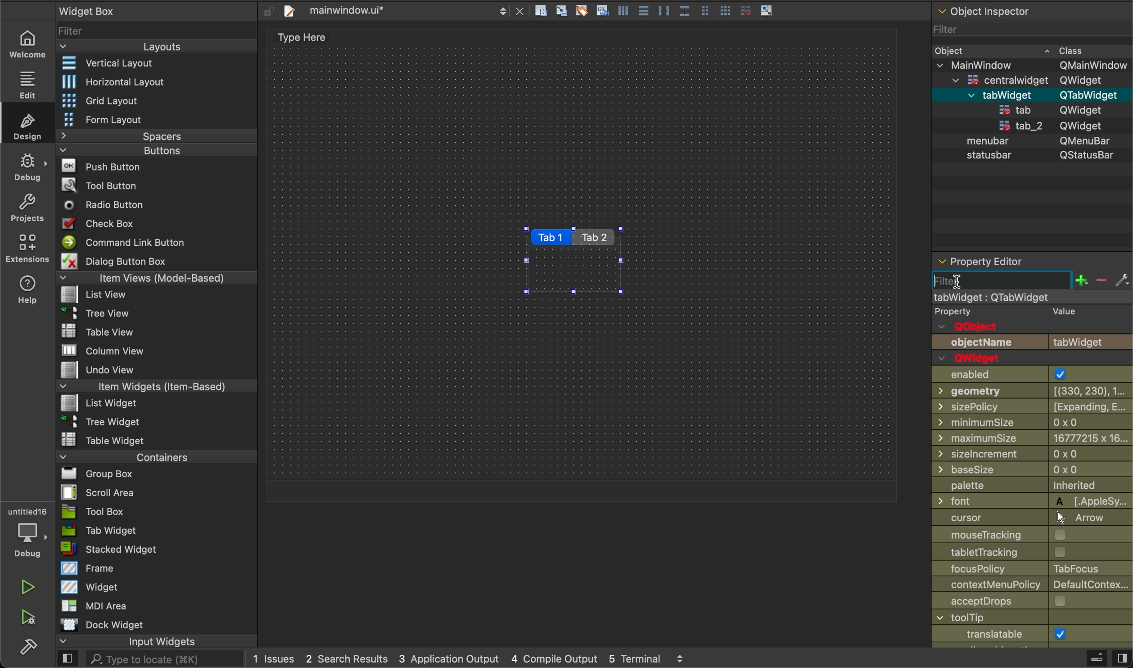 The width and height of the screenshot is (1133, 668). I want to click on Table Widget, so click(98, 439).